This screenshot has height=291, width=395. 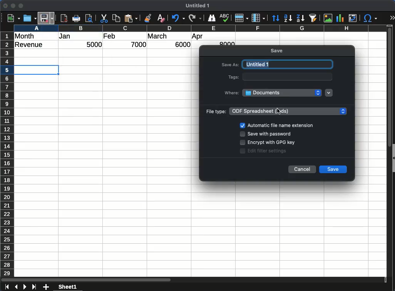 I want to click on last sheet, so click(x=34, y=287).